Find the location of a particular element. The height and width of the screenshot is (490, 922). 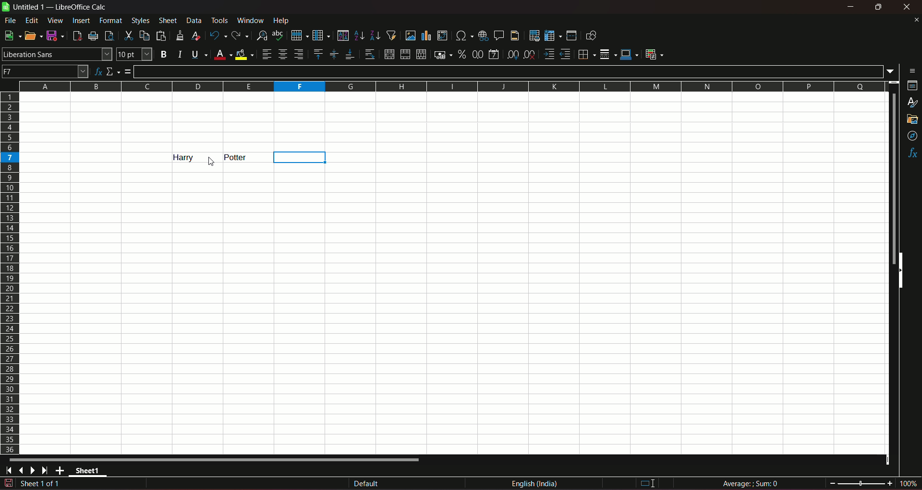

auto filter is located at coordinates (391, 35).